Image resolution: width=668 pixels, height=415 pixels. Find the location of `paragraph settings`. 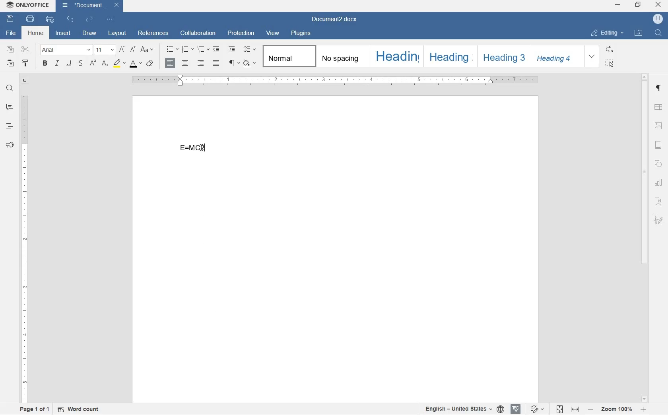

paragraph settings is located at coordinates (660, 89).